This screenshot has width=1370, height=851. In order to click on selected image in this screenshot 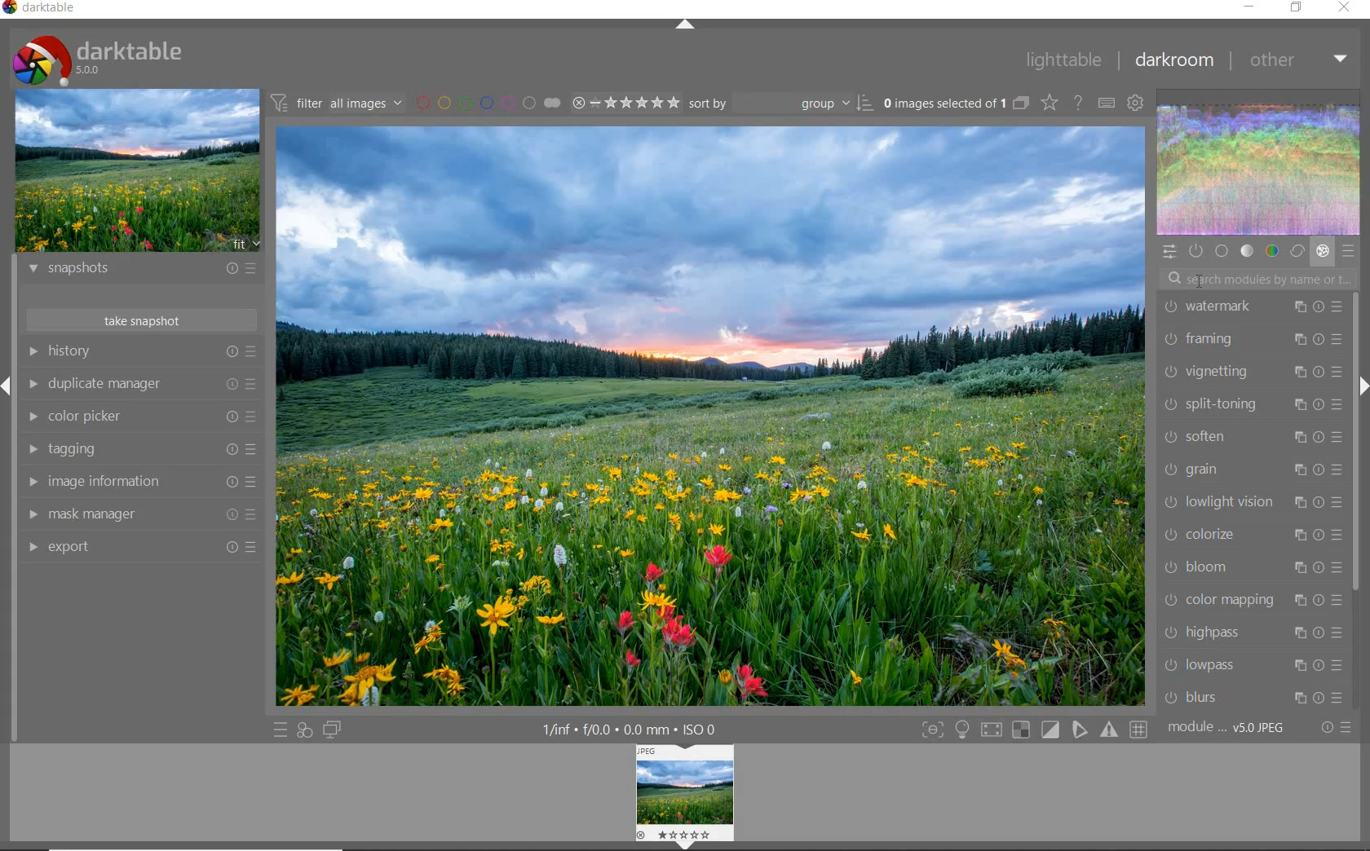, I will do `click(711, 417)`.